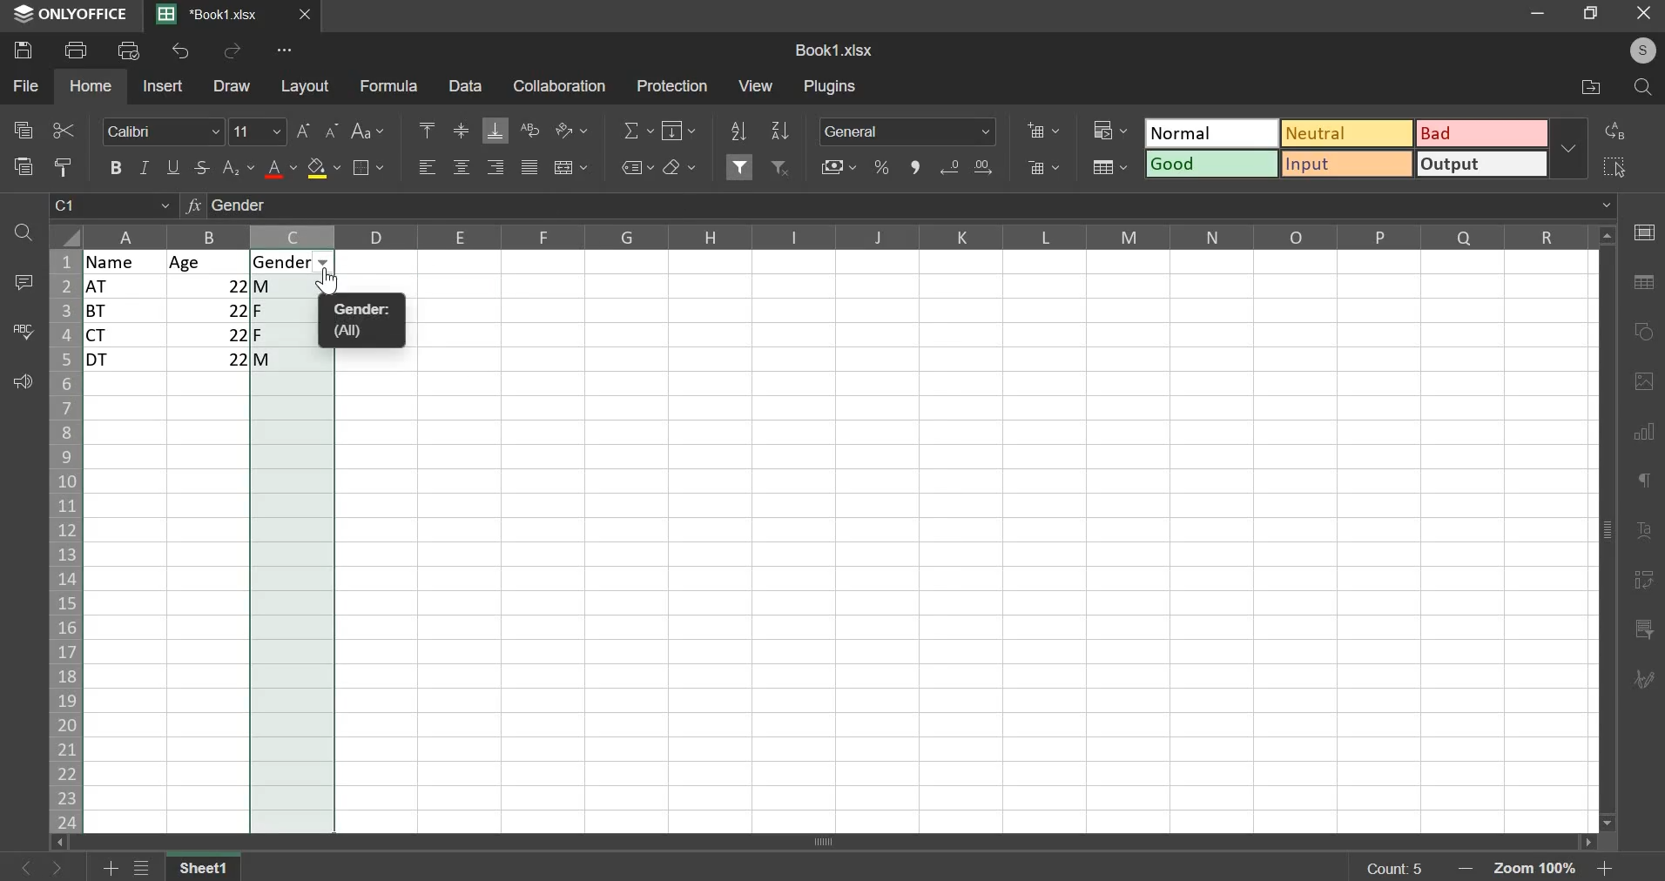  What do you see at coordinates (1043, 131) in the screenshot?
I see `insert cells` at bounding box center [1043, 131].